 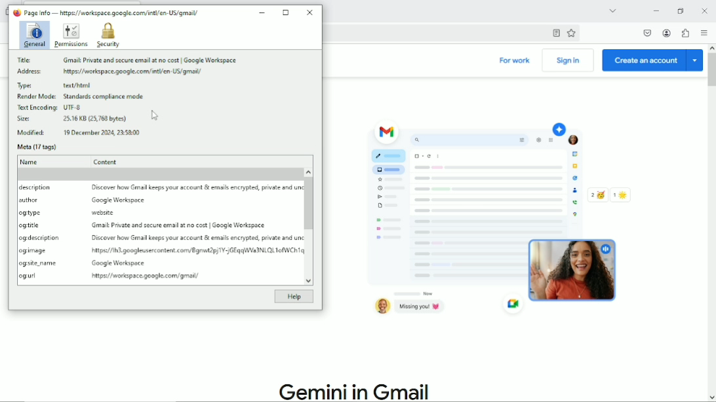 I want to click on Address, so click(x=29, y=72).